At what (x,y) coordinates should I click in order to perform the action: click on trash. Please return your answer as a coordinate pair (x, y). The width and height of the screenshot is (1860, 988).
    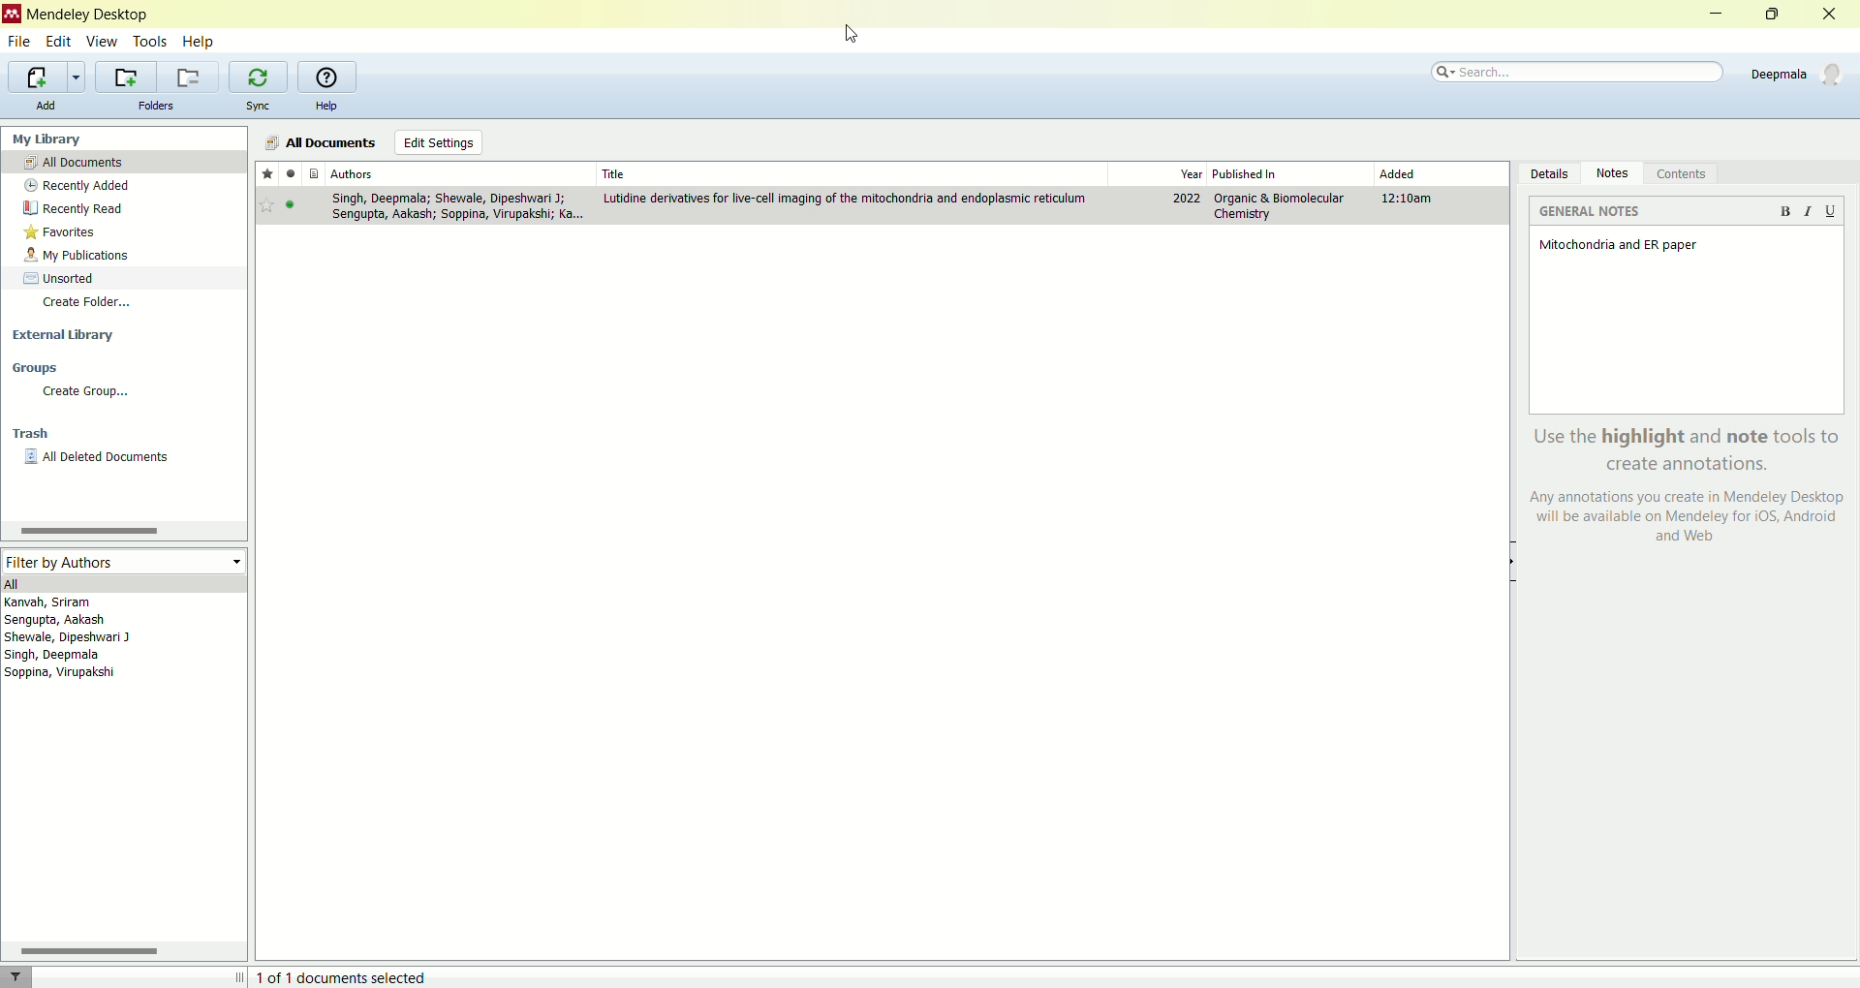
    Looking at the image, I should click on (124, 433).